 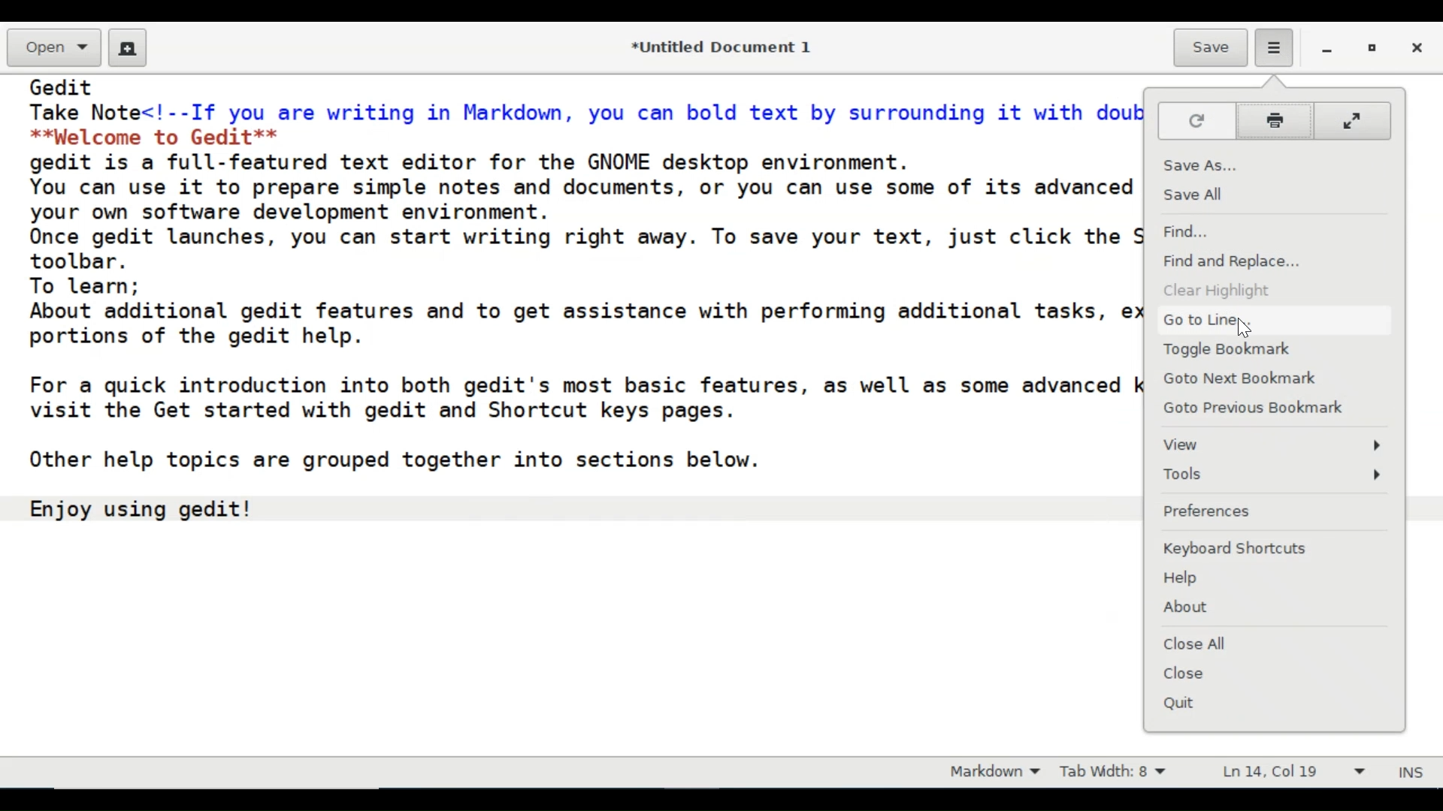 What do you see at coordinates (1179, 580) in the screenshot?
I see `Help` at bounding box center [1179, 580].